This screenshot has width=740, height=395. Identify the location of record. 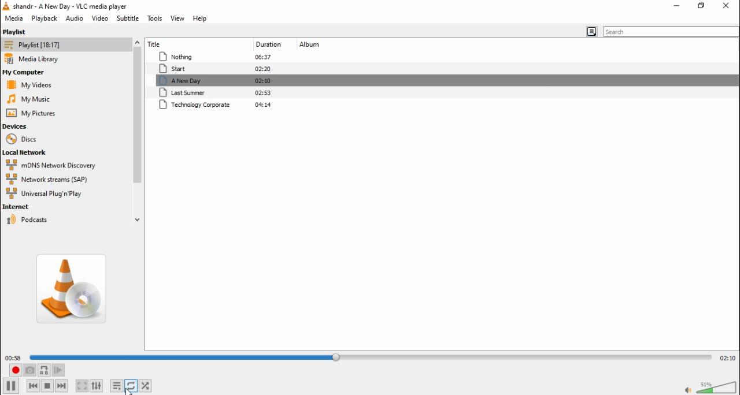
(15, 371).